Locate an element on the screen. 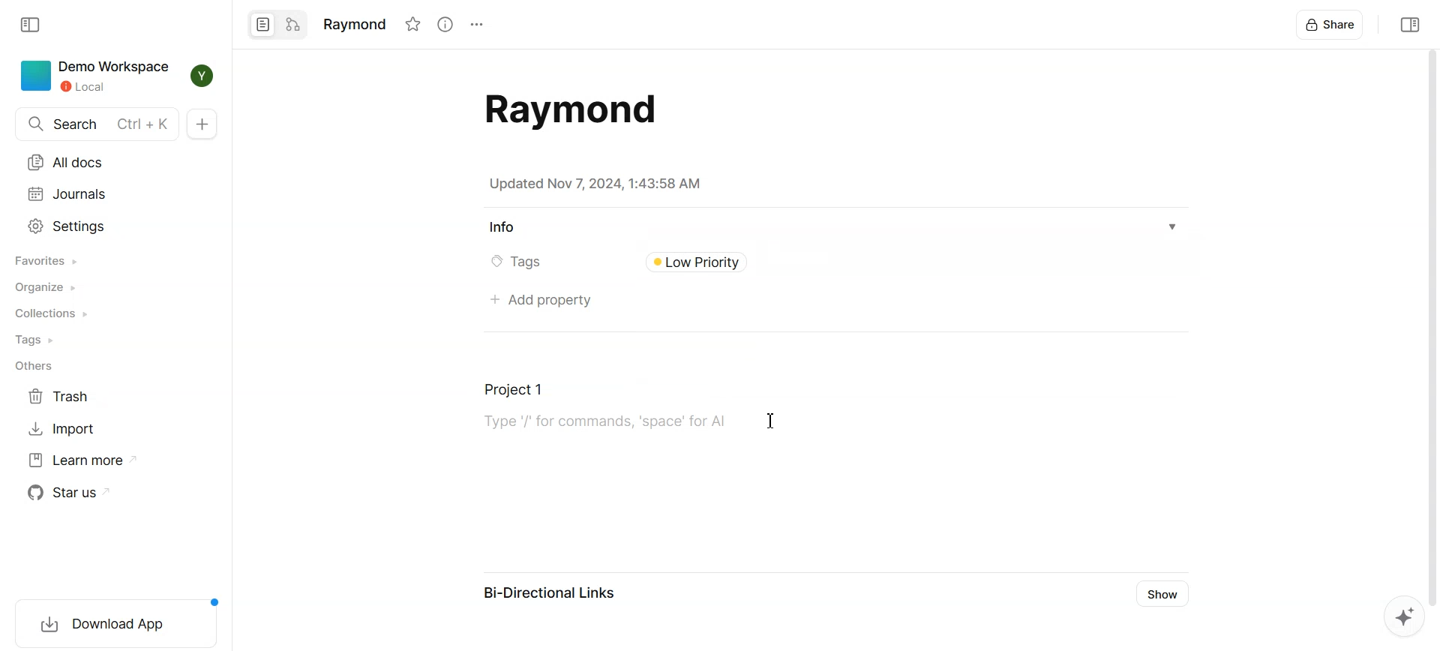 This screenshot has height=651, width=1440. Search doc is located at coordinates (96, 124).